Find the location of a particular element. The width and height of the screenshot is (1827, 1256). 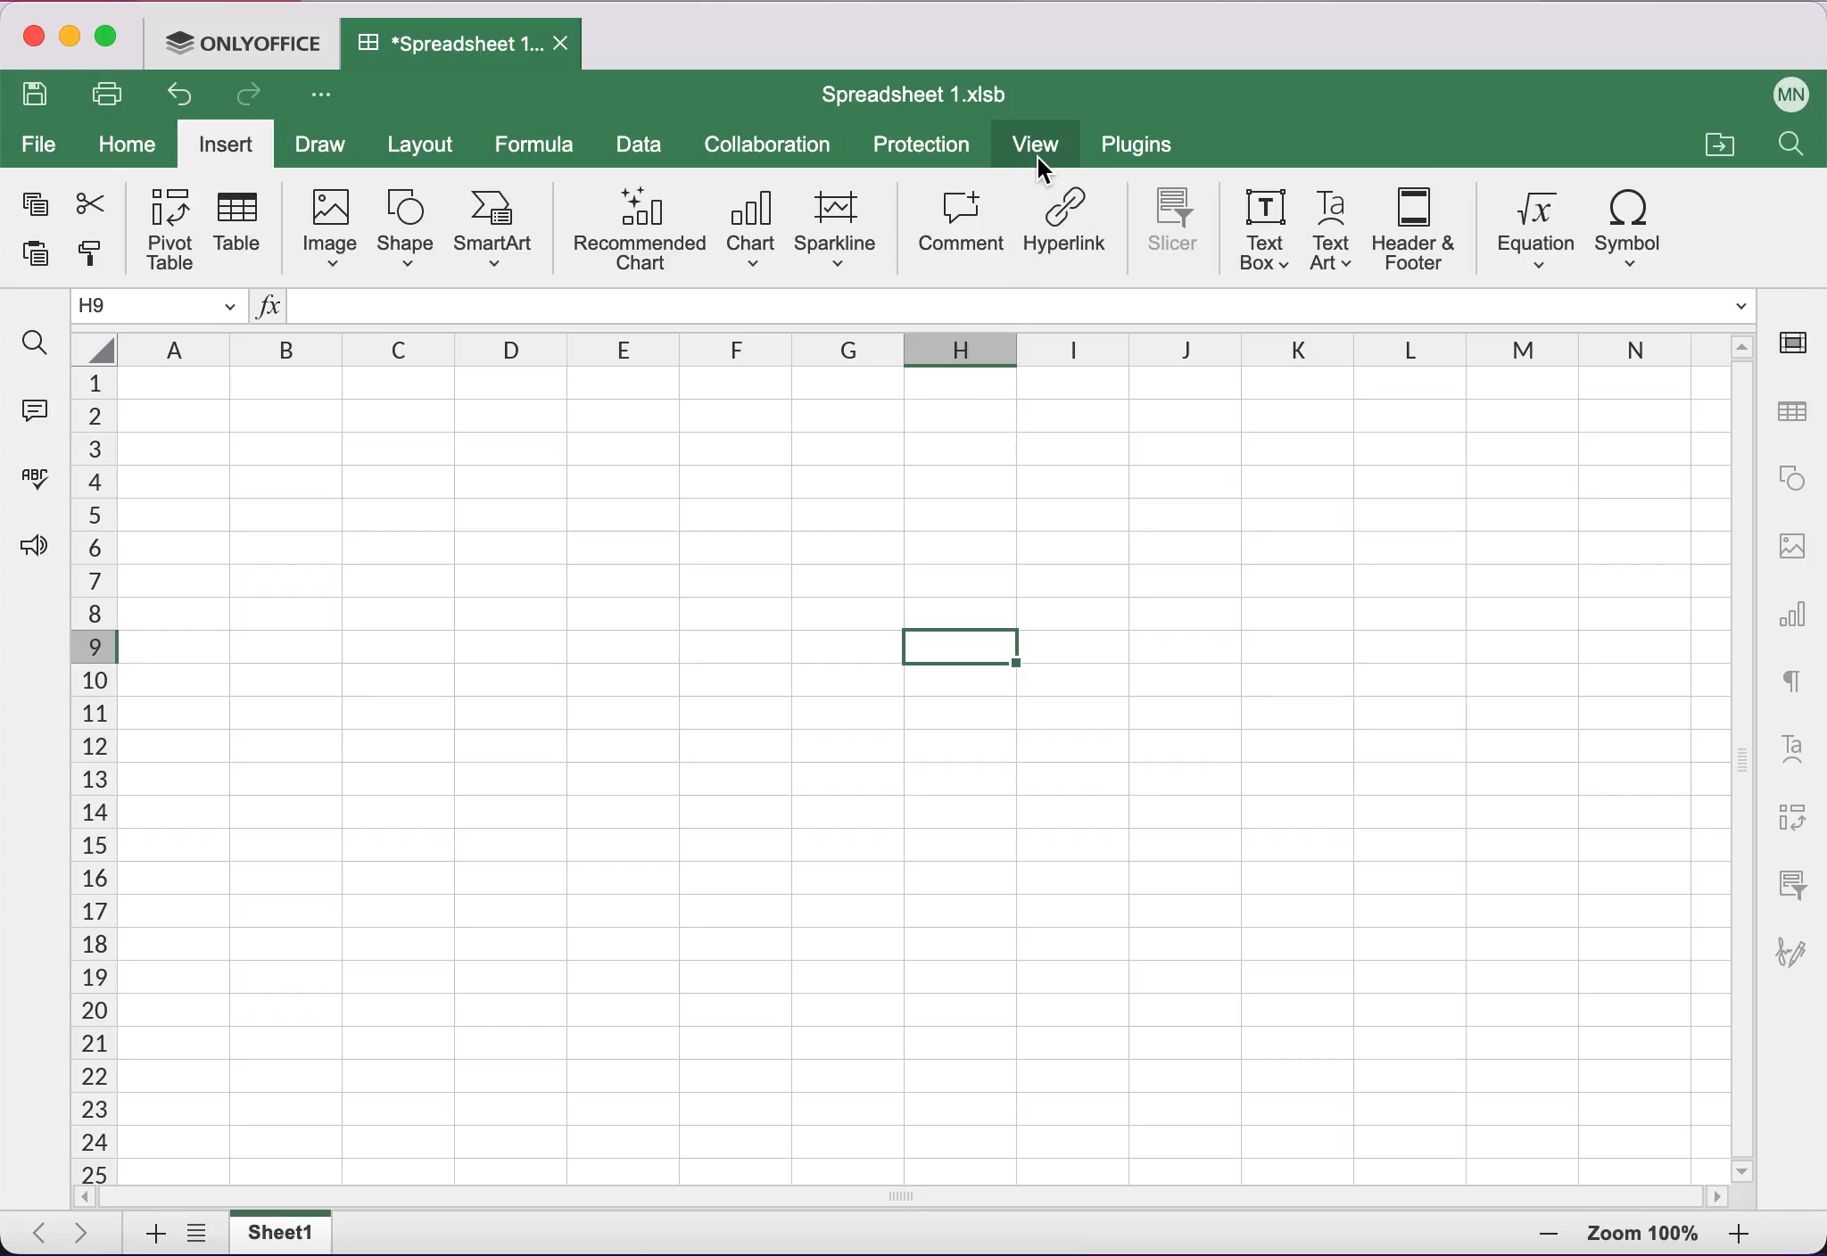

comment is located at coordinates (960, 224).